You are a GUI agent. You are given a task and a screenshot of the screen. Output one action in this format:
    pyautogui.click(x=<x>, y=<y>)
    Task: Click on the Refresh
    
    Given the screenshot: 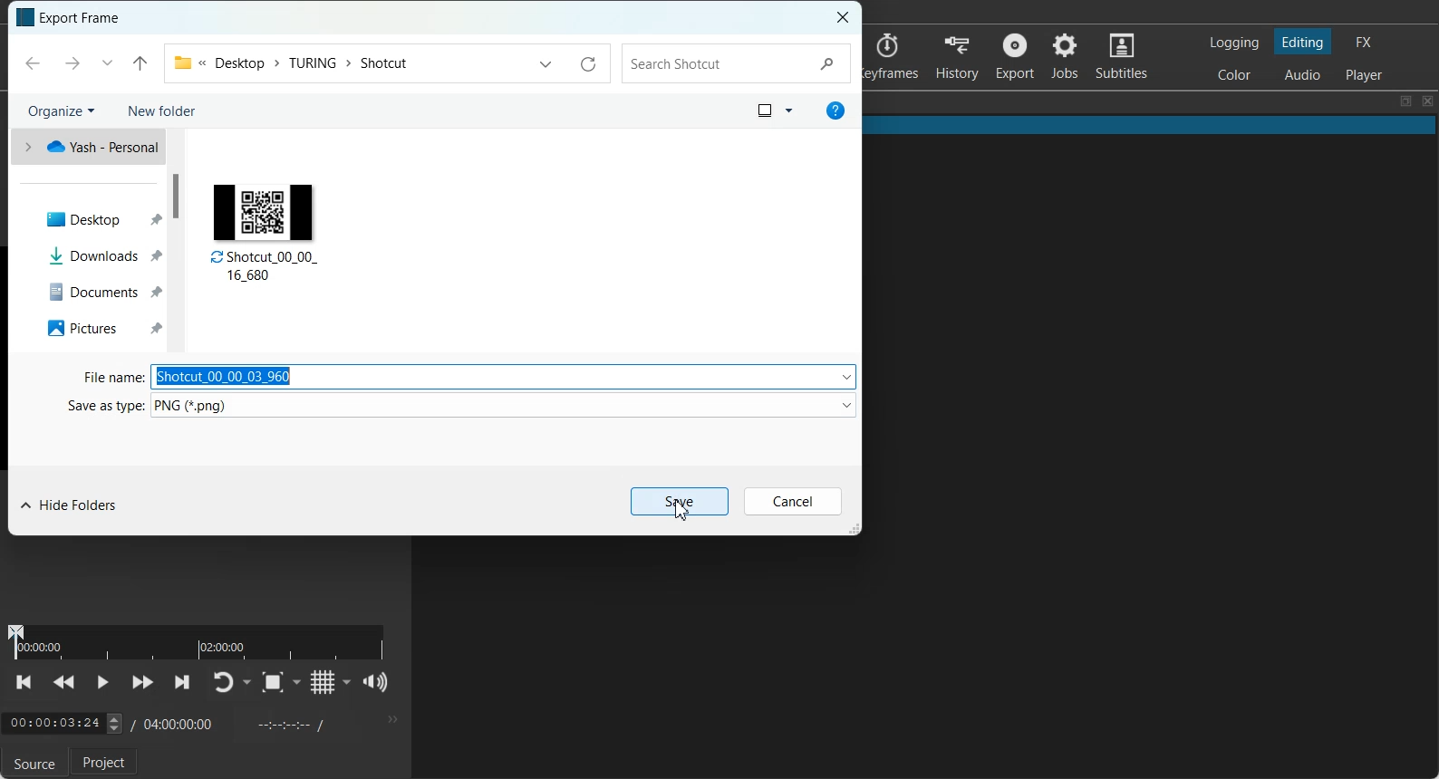 What is the action you would take?
    pyautogui.click(x=587, y=64)
    